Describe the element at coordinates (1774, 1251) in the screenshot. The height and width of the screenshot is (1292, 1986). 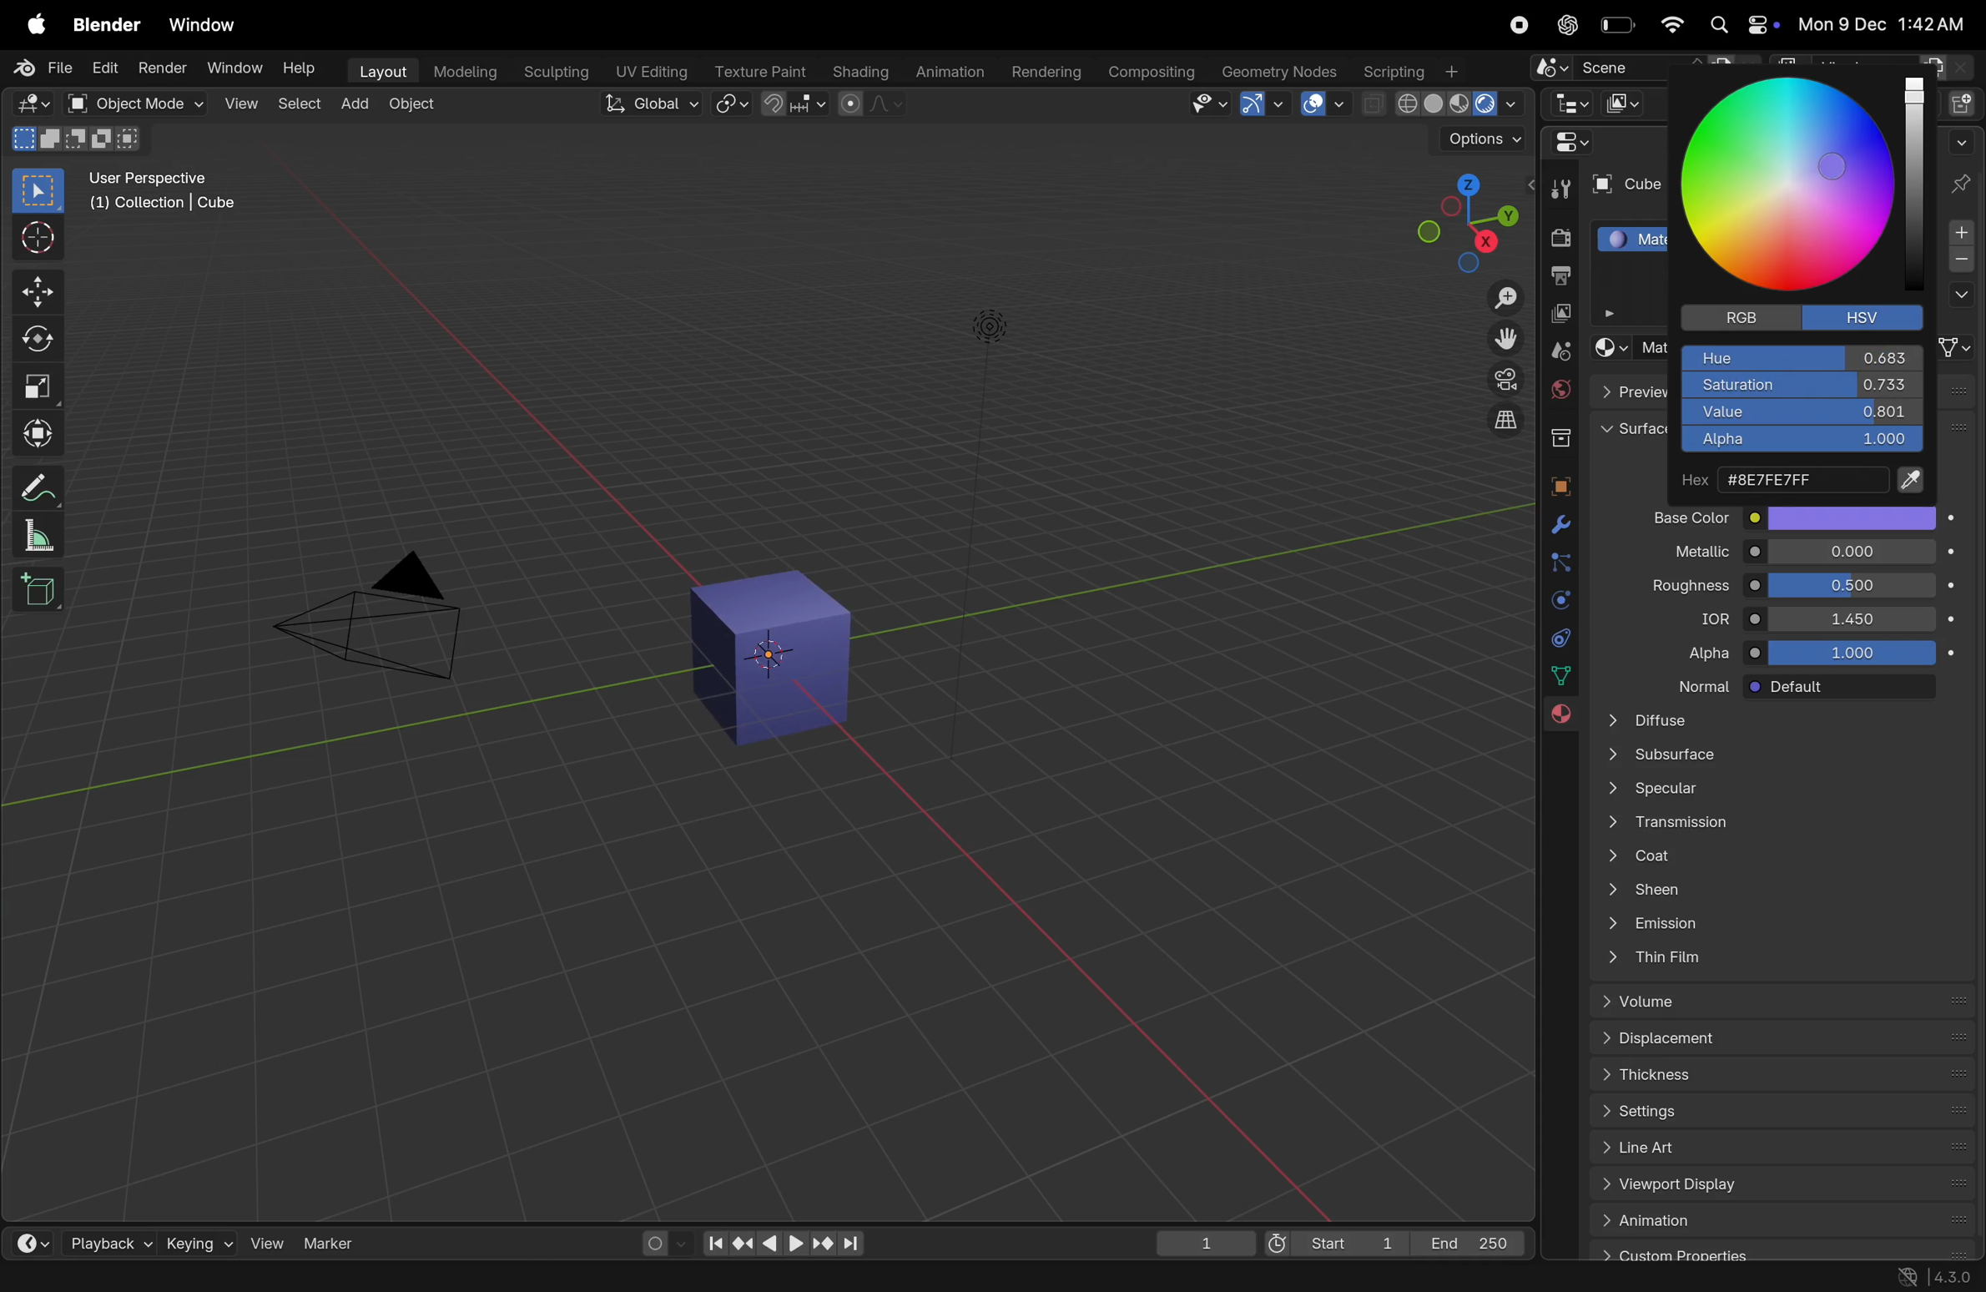
I see `custom properties` at that location.